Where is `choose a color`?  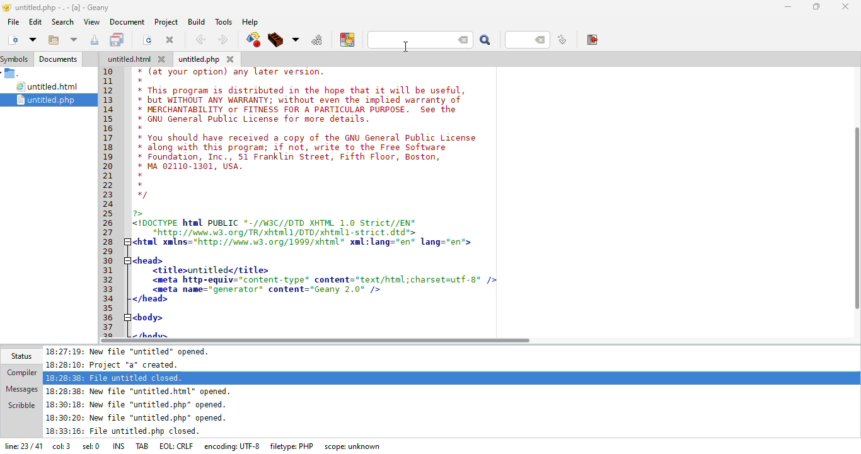
choose a color is located at coordinates (347, 39).